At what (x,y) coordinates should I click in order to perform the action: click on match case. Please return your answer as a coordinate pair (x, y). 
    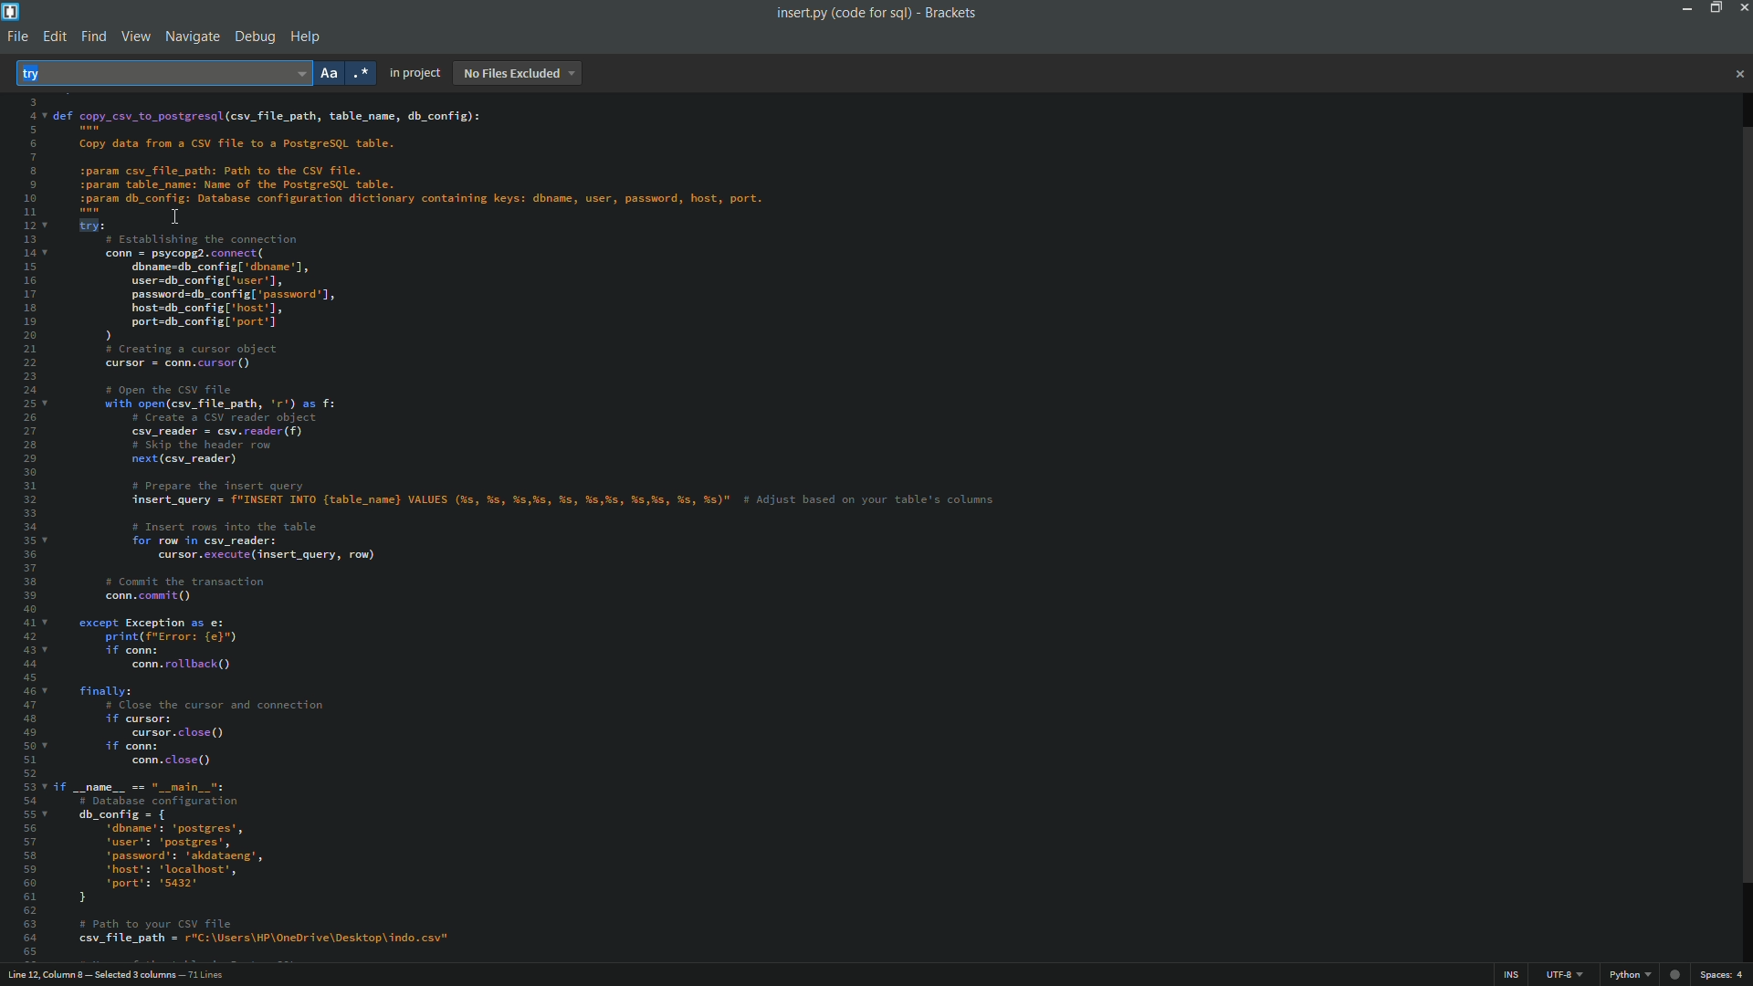
    Looking at the image, I should click on (330, 76).